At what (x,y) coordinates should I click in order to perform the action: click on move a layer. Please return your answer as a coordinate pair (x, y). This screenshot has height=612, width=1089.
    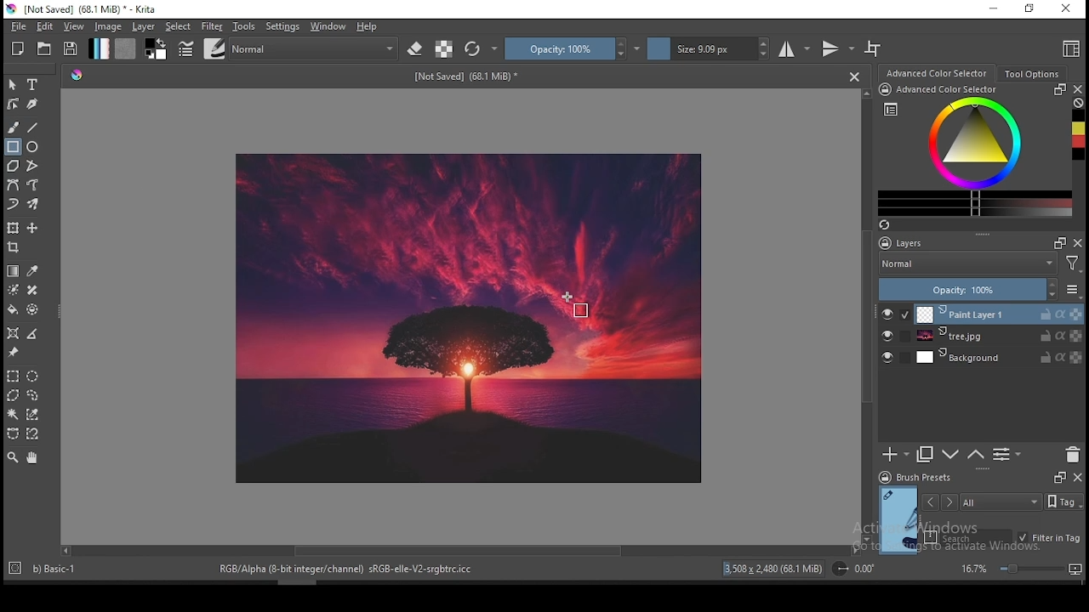
    Looking at the image, I should click on (32, 229).